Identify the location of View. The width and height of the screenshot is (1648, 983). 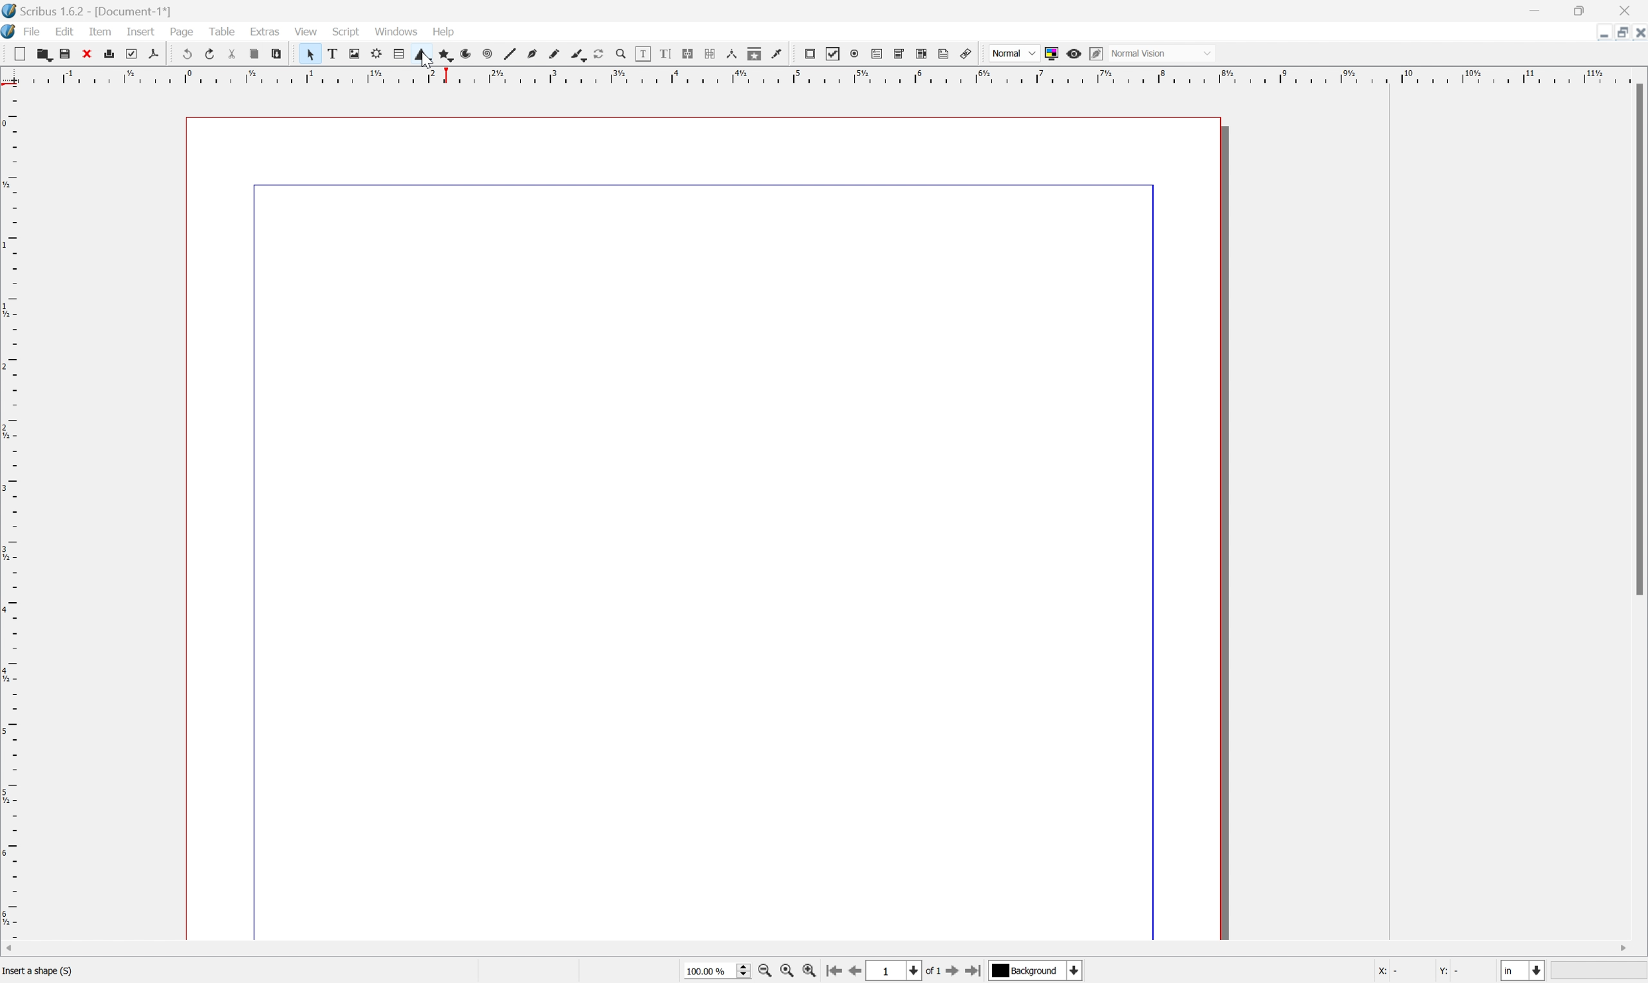
(308, 31).